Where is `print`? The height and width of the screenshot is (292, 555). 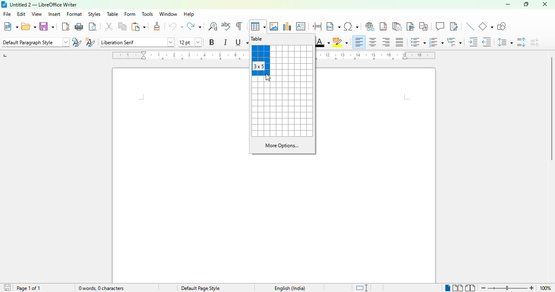
print is located at coordinates (80, 26).